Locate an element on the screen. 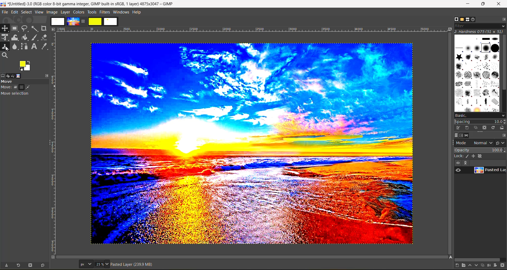 This screenshot has height=270, width=507. vertical scroll bar is located at coordinates (504, 63).